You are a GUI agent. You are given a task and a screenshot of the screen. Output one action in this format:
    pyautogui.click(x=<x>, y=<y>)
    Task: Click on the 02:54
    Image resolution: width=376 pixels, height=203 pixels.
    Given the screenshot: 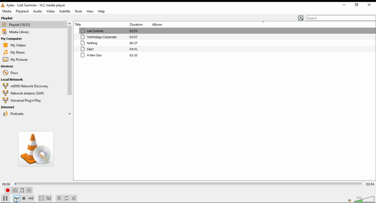 What is the action you would take?
    pyautogui.click(x=370, y=184)
    